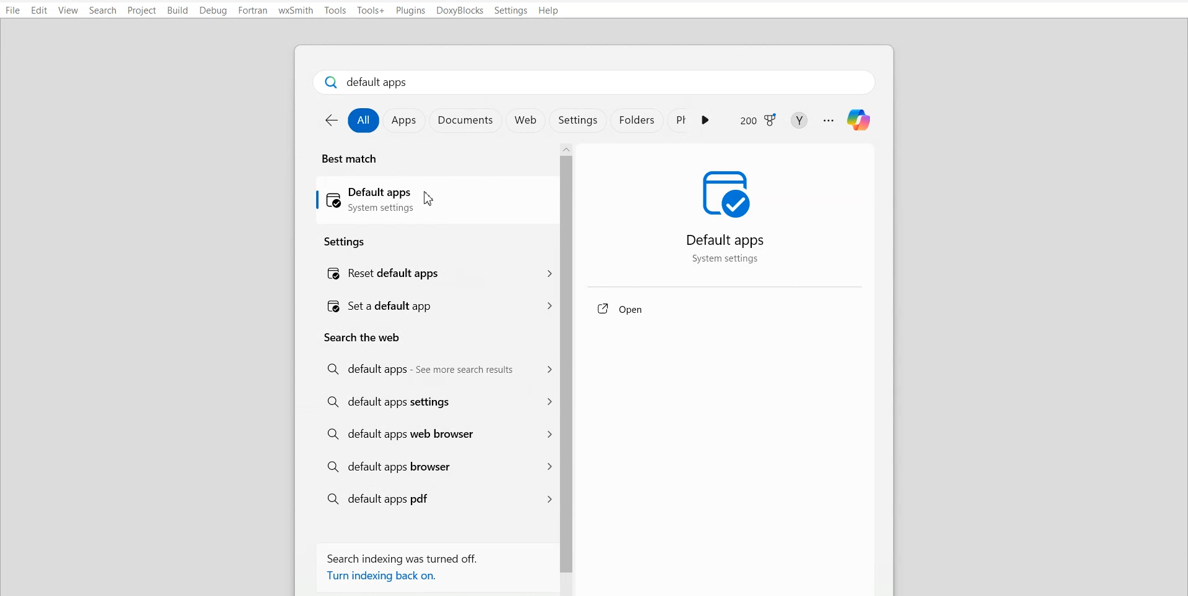 The height and width of the screenshot is (596, 1188). Describe the element at coordinates (568, 368) in the screenshot. I see `Vertical scroll bar` at that location.